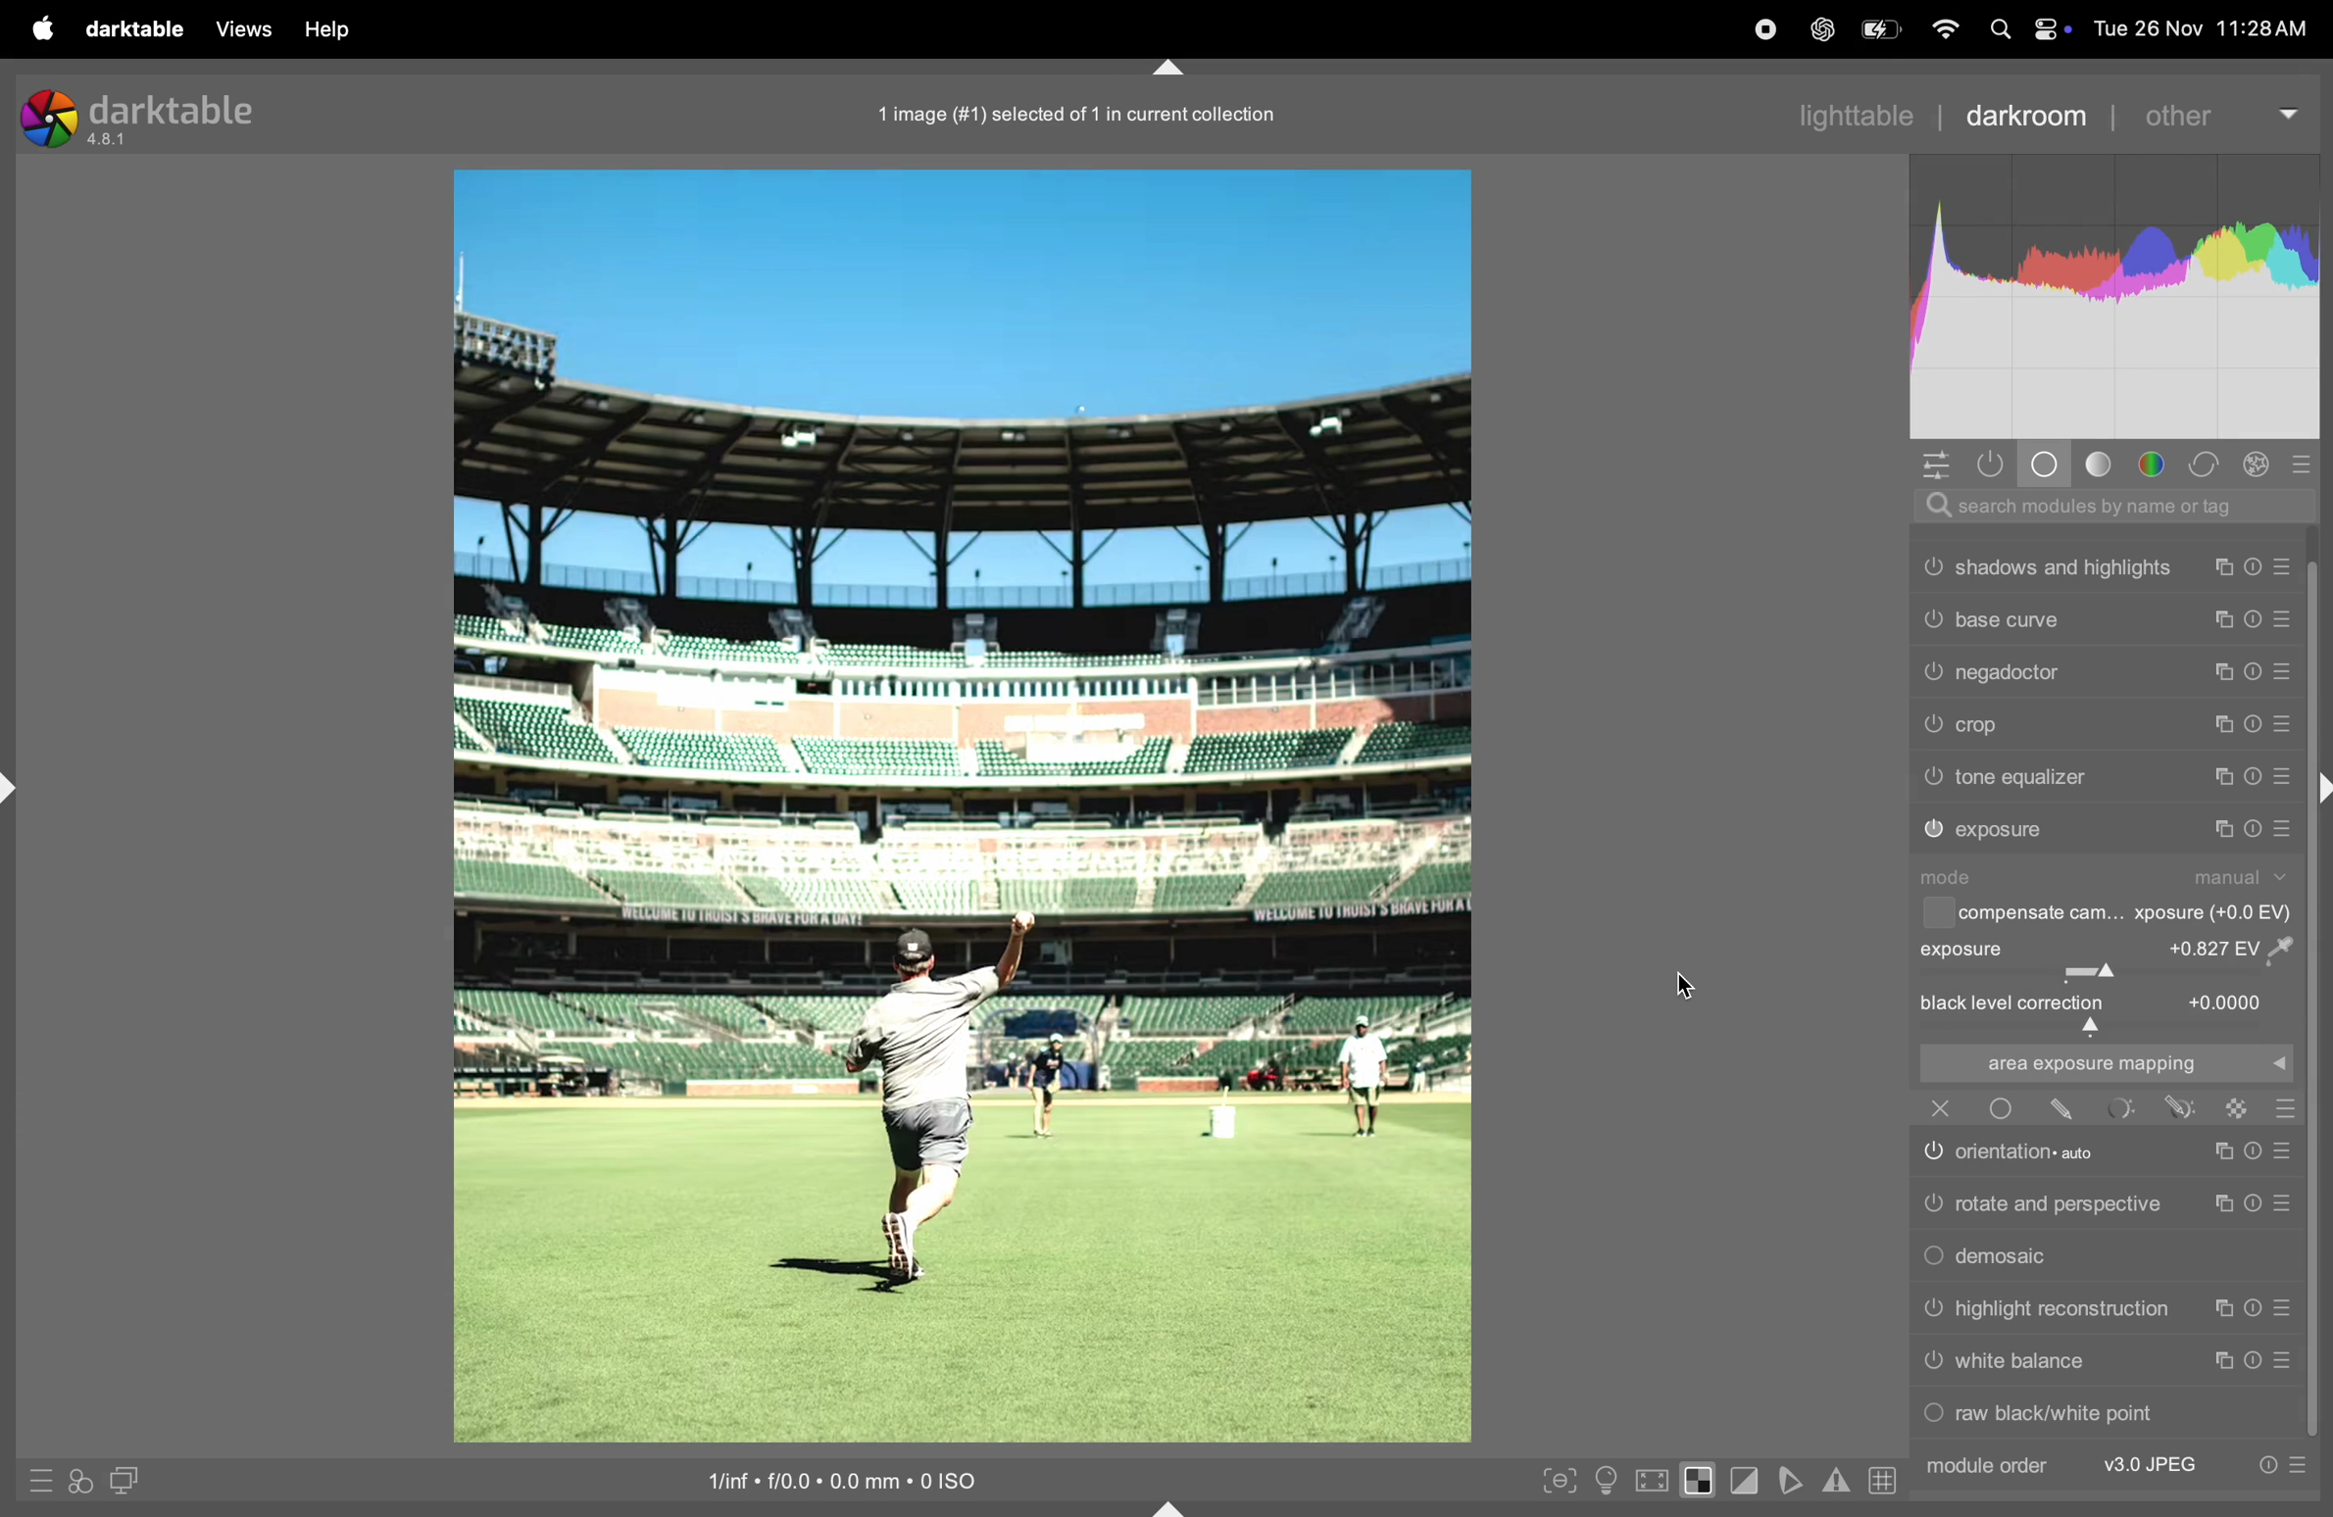 The image size is (2333, 1517). Describe the element at coordinates (2155, 465) in the screenshot. I see `color` at that location.